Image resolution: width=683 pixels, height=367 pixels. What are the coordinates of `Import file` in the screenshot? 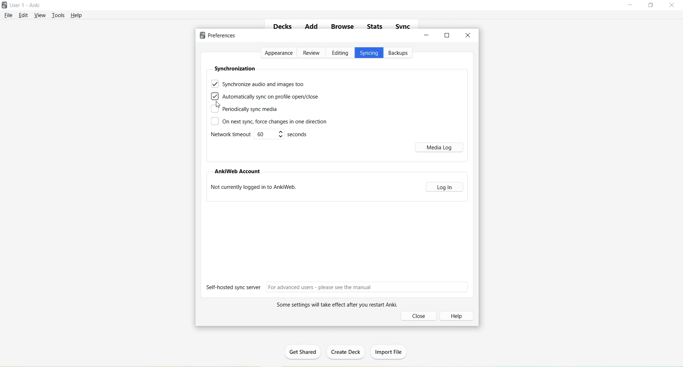 It's located at (390, 351).